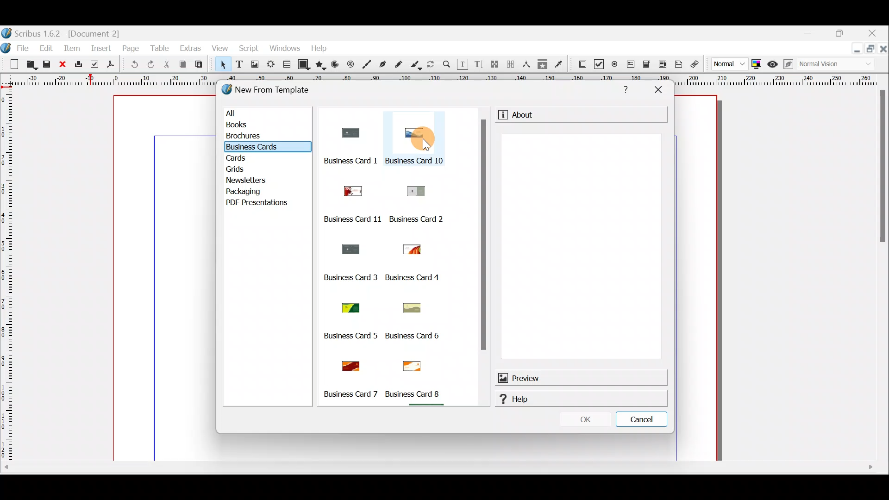 This screenshot has height=500, width=889. Describe the element at coordinates (502, 377) in the screenshot. I see `preview logo` at that location.